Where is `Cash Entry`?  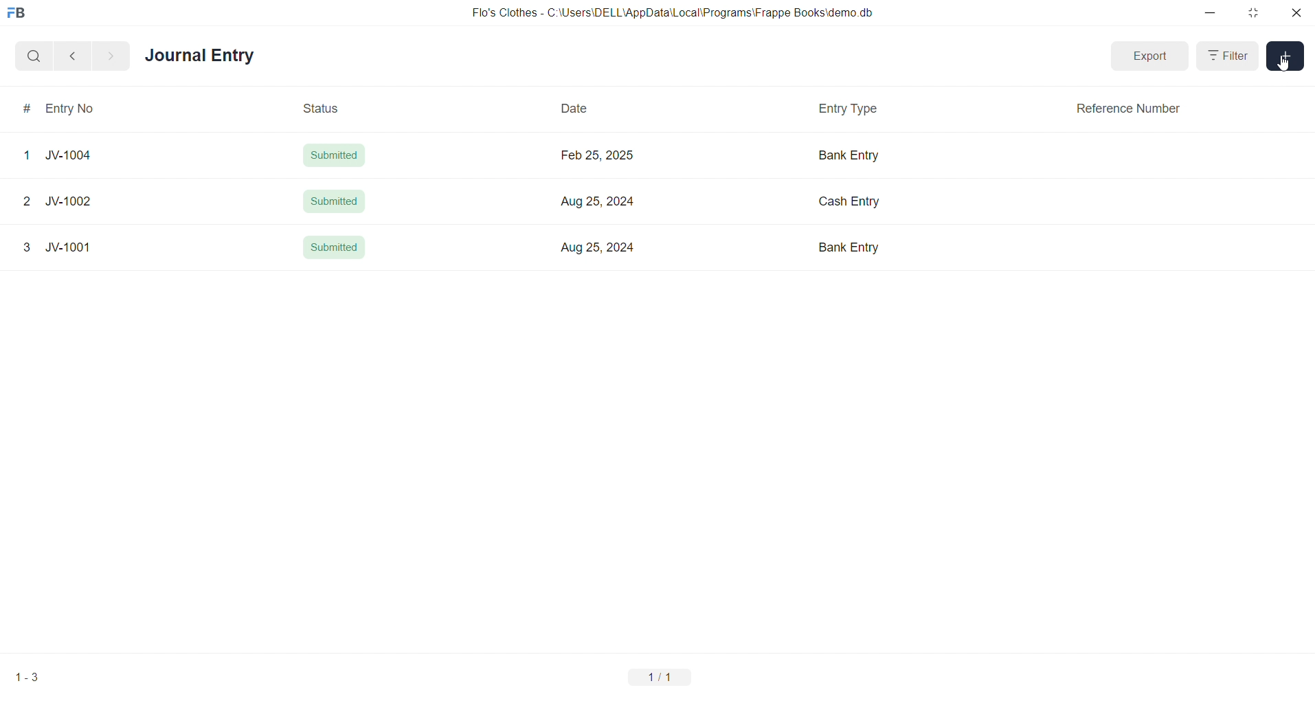
Cash Entry is located at coordinates (846, 203).